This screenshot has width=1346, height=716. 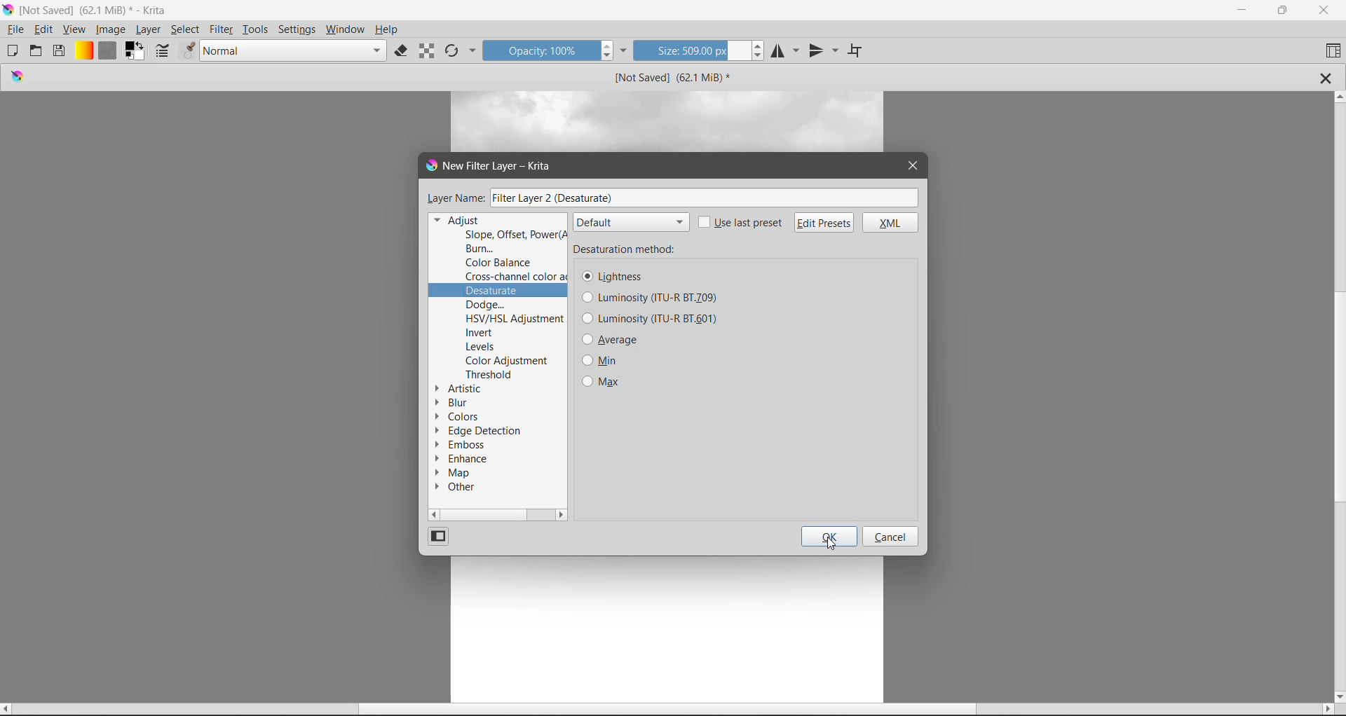 I want to click on Vertical Mirror Tool, so click(x=824, y=51).